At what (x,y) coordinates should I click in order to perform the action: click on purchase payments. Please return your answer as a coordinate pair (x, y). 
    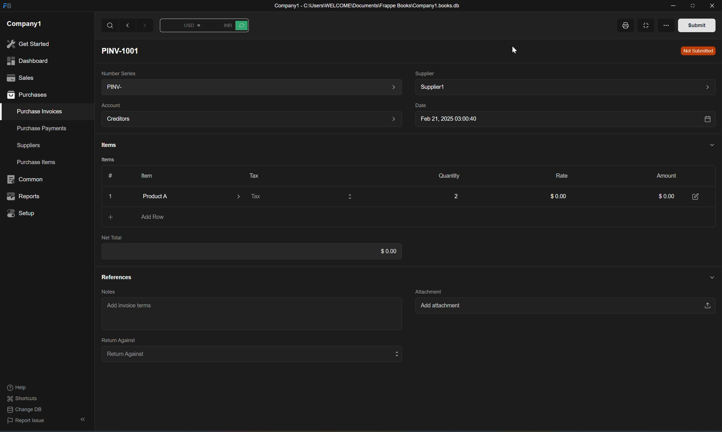
    Looking at the image, I should click on (37, 128).